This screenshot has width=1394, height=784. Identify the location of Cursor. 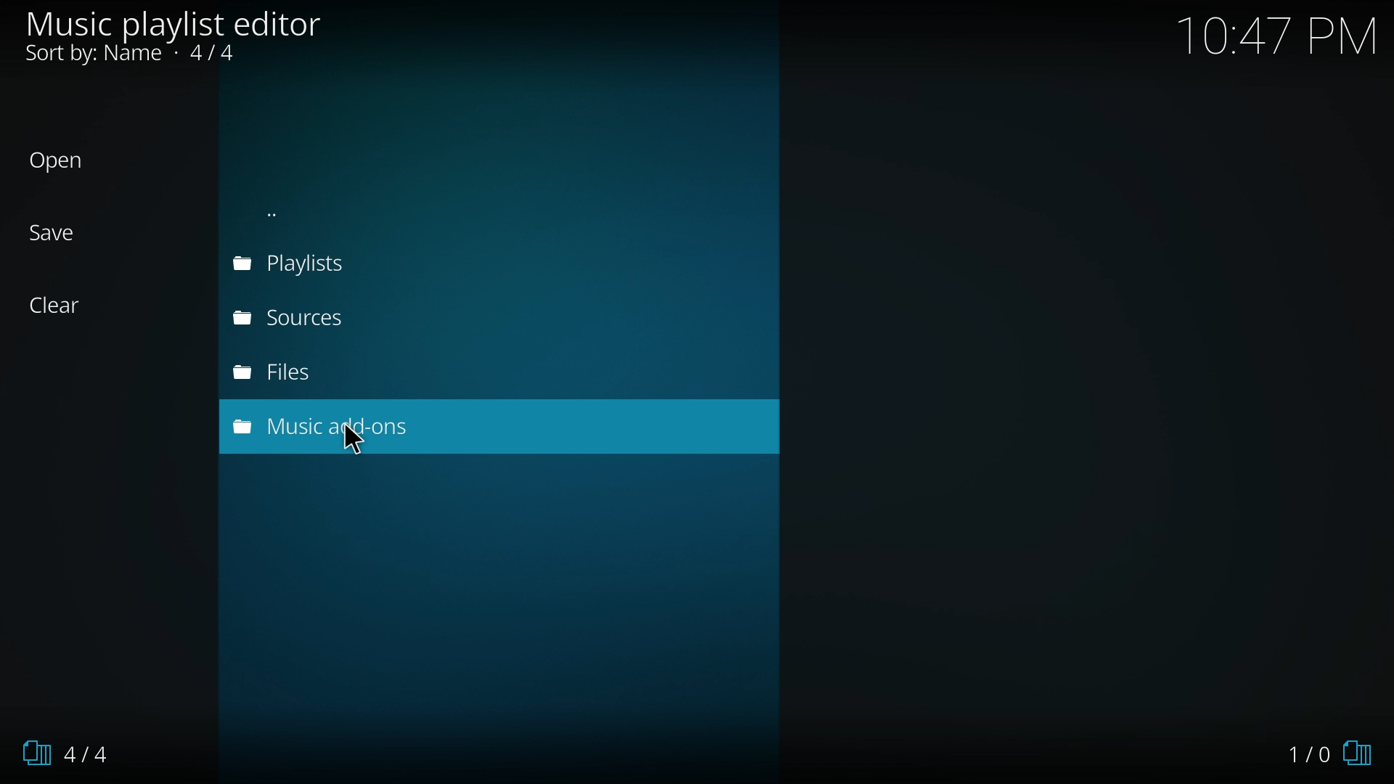
(367, 447).